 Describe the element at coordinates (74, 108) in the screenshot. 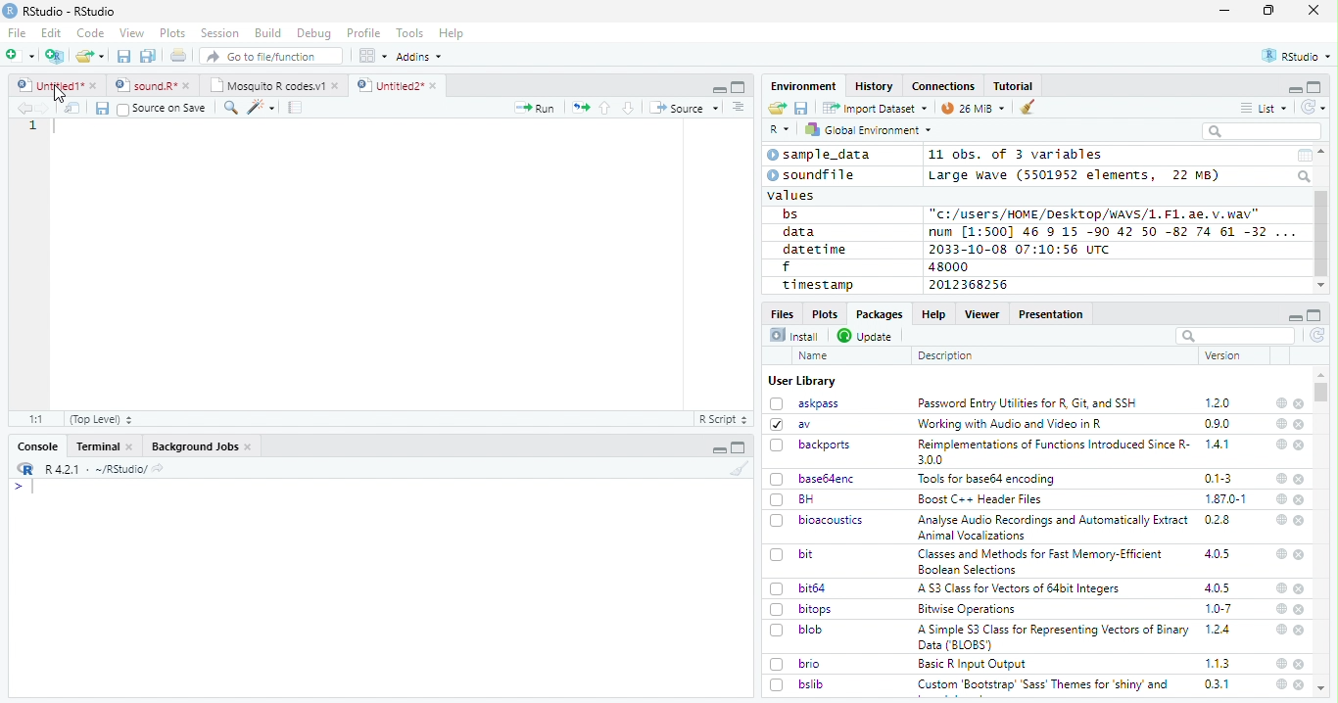

I see `Show in new window` at that location.